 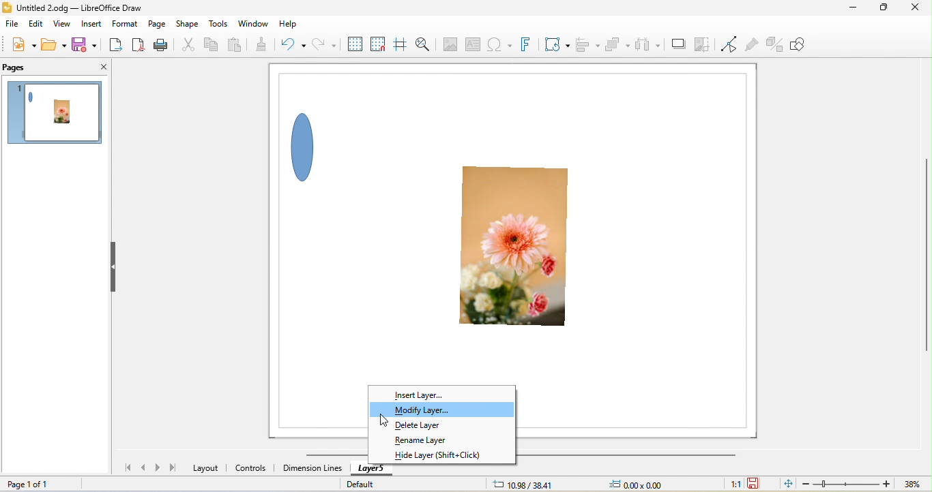 I want to click on align object, so click(x=585, y=43).